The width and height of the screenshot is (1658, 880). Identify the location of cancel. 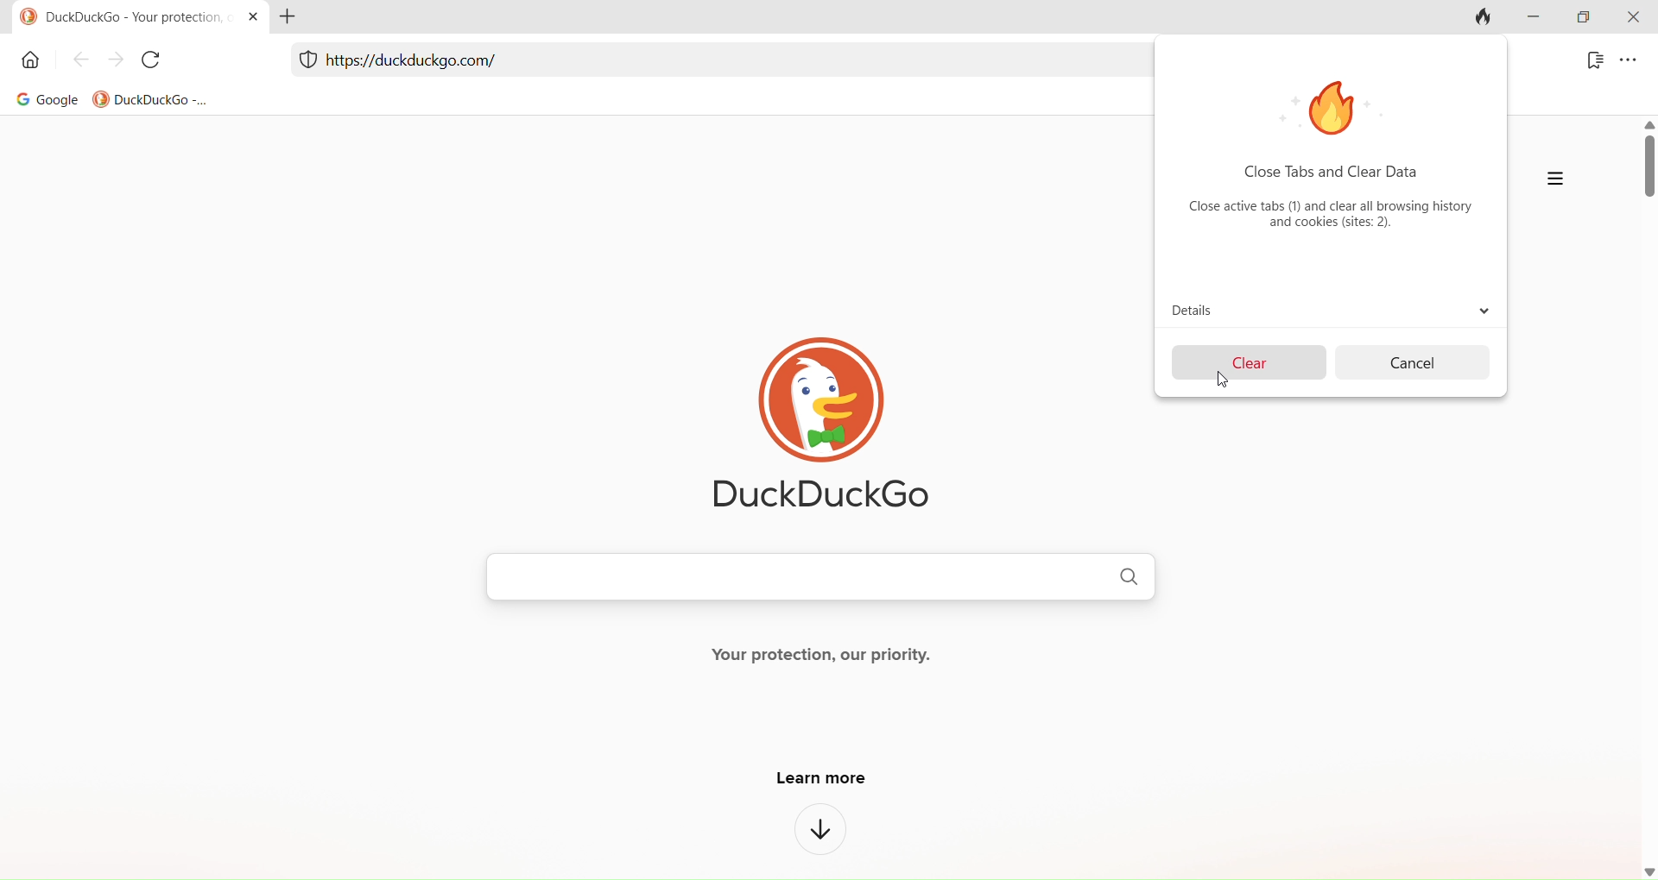
(1427, 362).